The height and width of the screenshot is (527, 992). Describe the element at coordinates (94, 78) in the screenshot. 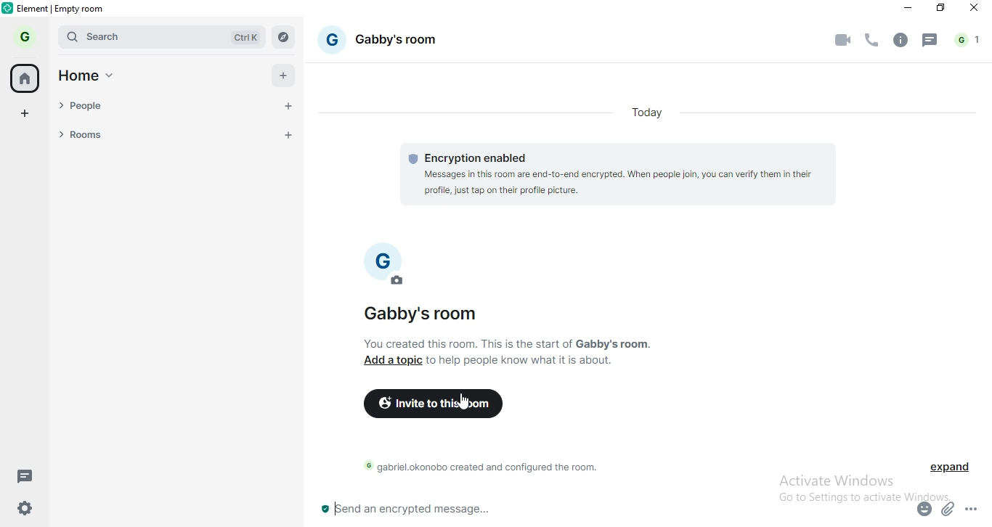

I see `home` at that location.